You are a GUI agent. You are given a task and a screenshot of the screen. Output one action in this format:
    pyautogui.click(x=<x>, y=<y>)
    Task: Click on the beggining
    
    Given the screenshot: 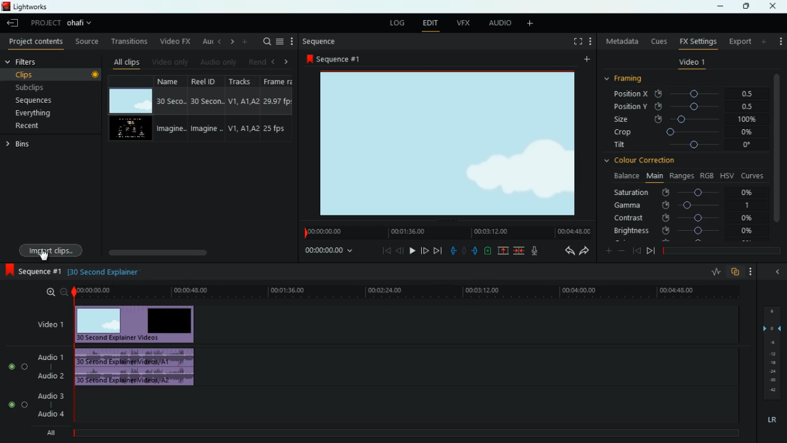 What is the action you would take?
    pyautogui.click(x=382, y=252)
    